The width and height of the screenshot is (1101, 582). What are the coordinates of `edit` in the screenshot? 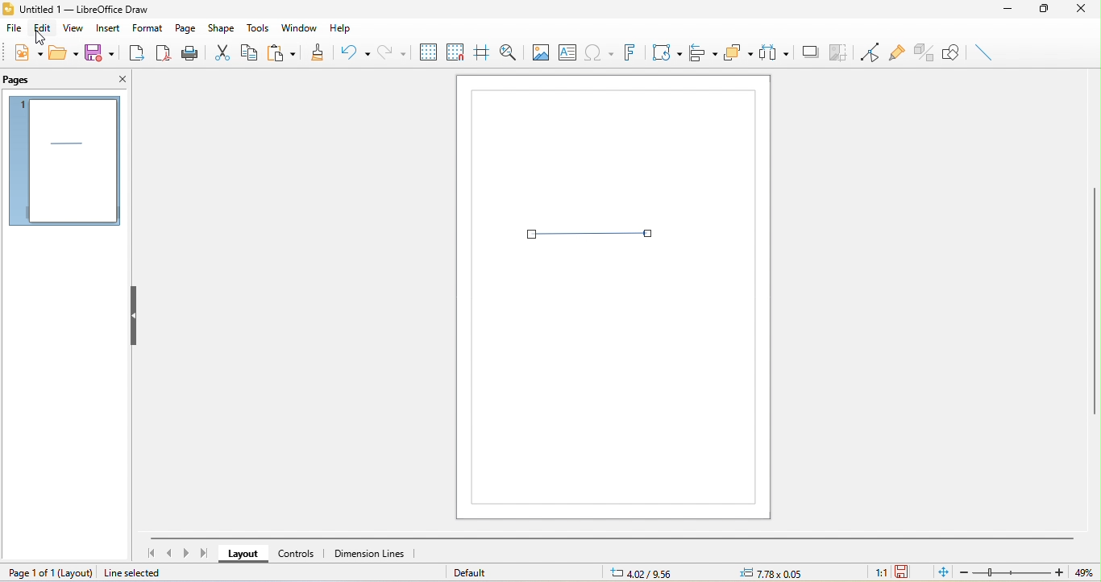 It's located at (43, 28).